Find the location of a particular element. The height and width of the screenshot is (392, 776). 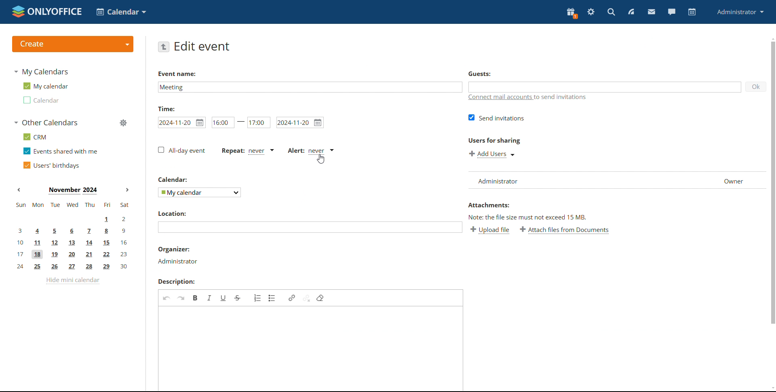

ok is located at coordinates (756, 86).